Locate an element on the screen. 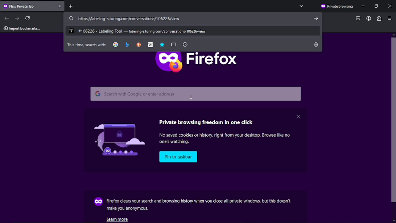 This screenshot has width=396, height=223. go back is located at coordinates (7, 18).